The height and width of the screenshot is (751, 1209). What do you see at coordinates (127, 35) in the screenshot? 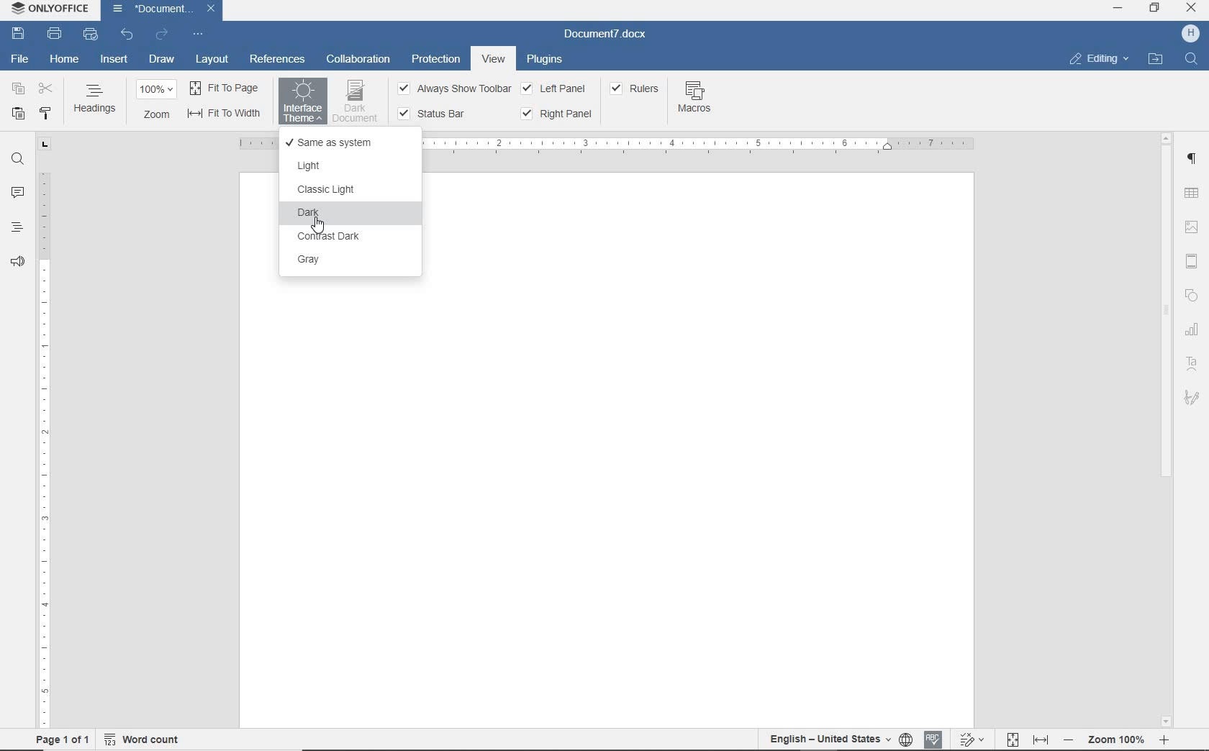
I see `UNDO` at bounding box center [127, 35].